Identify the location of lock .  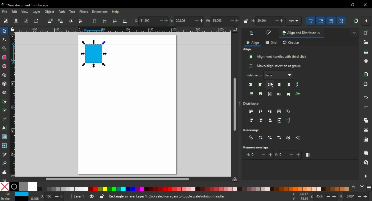
(246, 21).